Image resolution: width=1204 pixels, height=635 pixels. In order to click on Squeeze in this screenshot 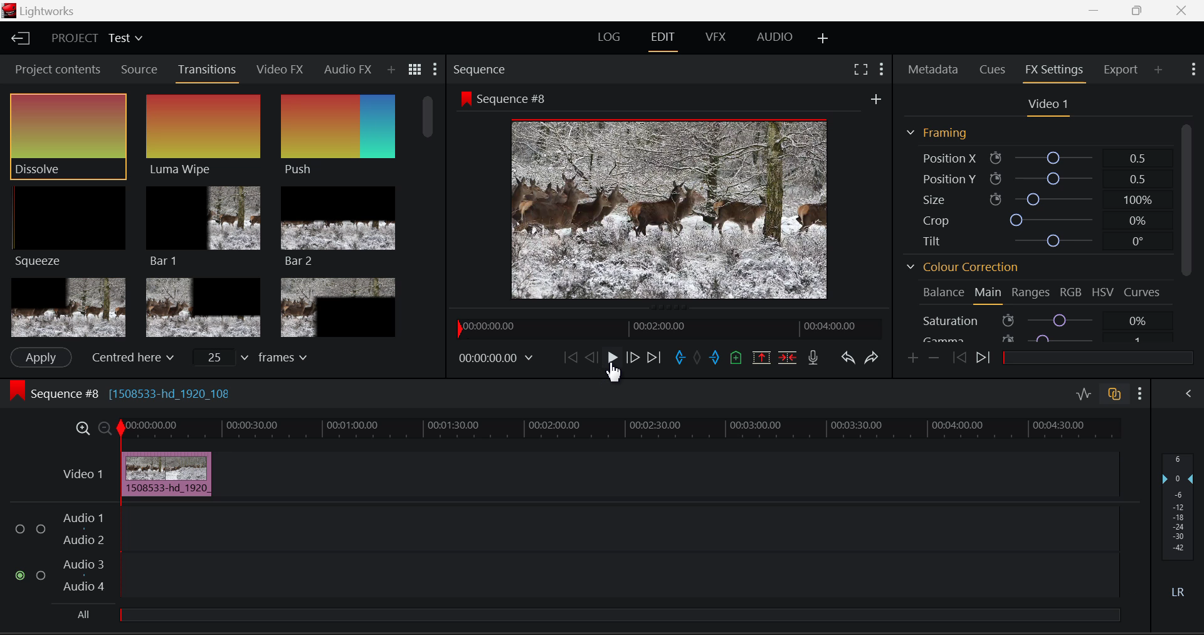, I will do `click(71, 228)`.